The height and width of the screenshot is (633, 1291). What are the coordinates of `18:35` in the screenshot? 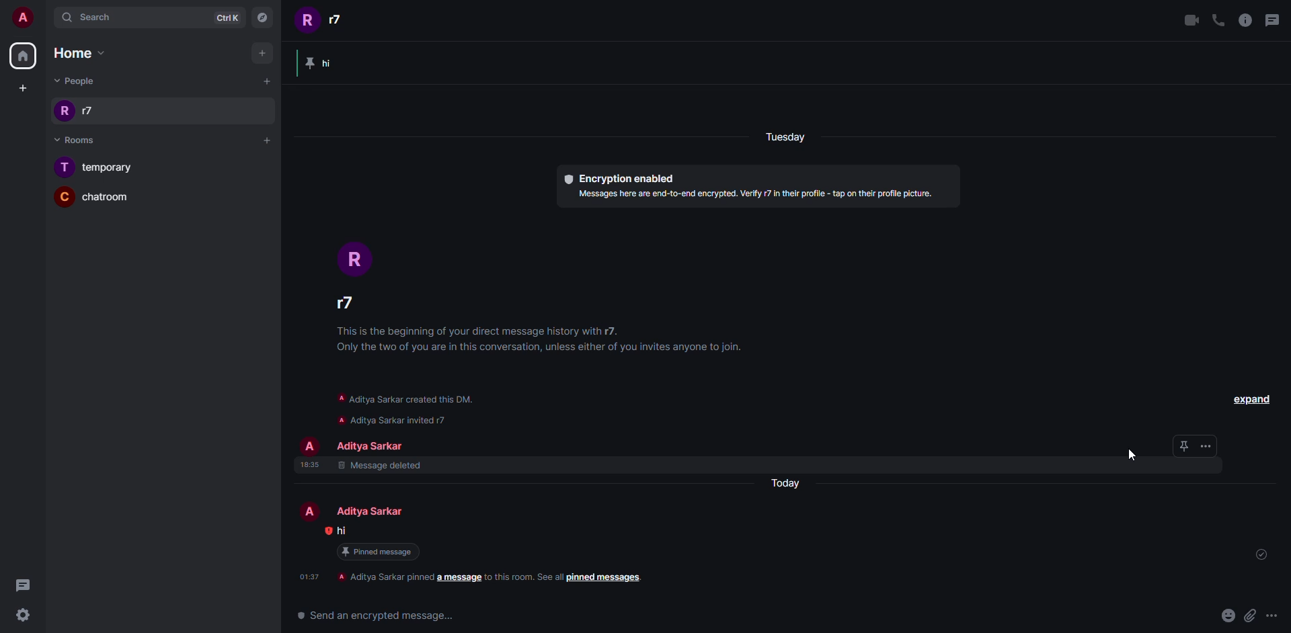 It's located at (307, 467).